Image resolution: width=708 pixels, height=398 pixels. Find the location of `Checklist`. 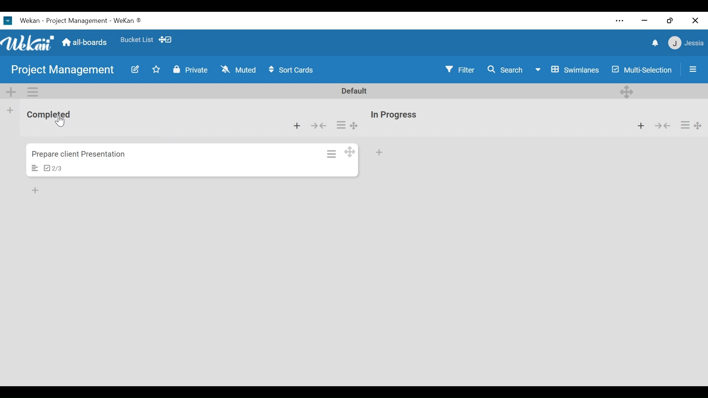

Checklist is located at coordinates (55, 168).